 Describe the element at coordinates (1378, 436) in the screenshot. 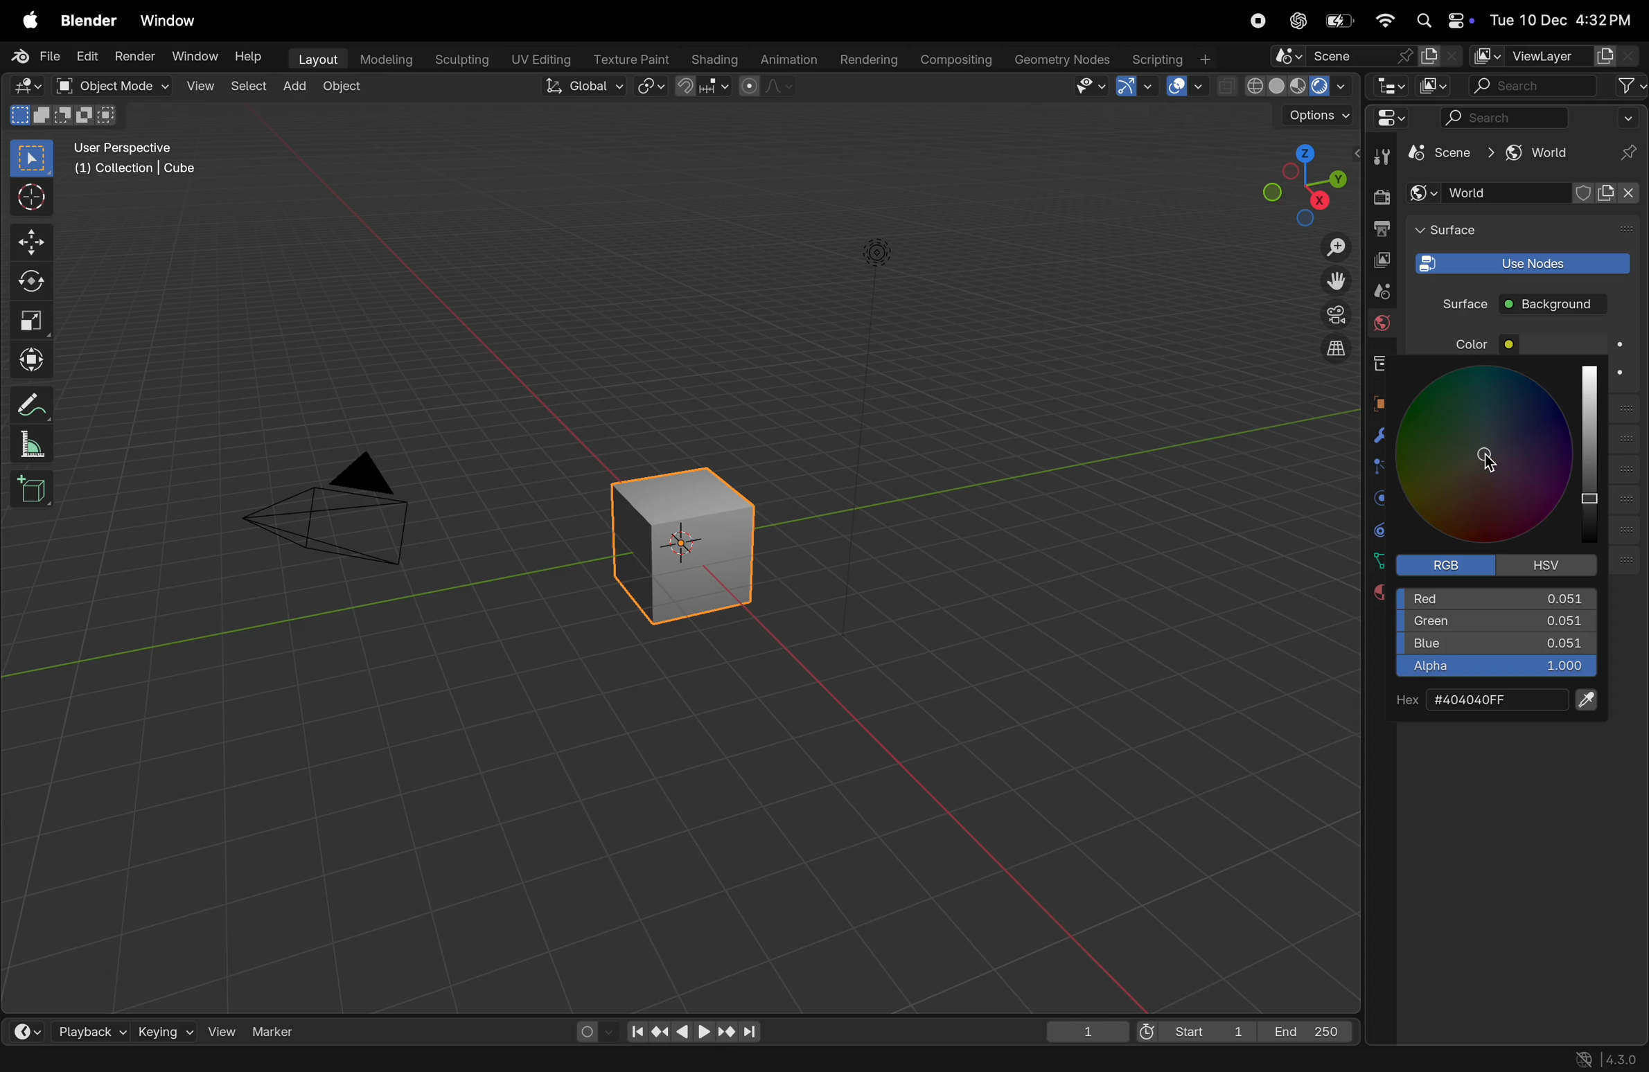

I see `modifiers` at that location.